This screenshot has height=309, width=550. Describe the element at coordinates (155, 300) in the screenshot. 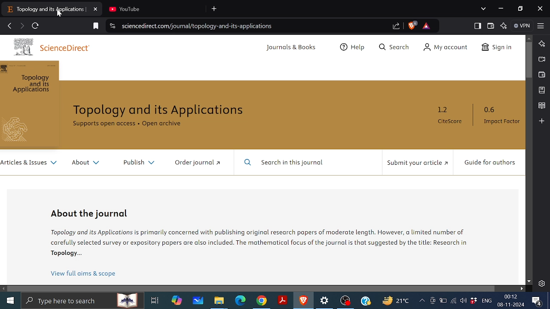

I see `Task view` at that location.